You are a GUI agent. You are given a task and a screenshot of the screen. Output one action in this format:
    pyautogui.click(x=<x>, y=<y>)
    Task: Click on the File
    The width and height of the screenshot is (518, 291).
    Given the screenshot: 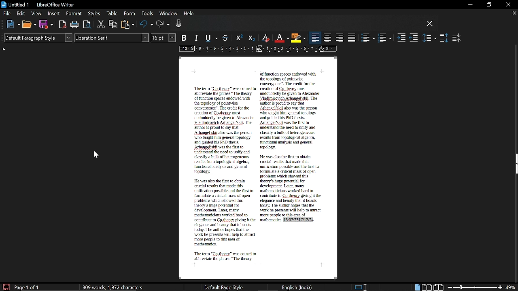 What is the action you would take?
    pyautogui.click(x=7, y=13)
    